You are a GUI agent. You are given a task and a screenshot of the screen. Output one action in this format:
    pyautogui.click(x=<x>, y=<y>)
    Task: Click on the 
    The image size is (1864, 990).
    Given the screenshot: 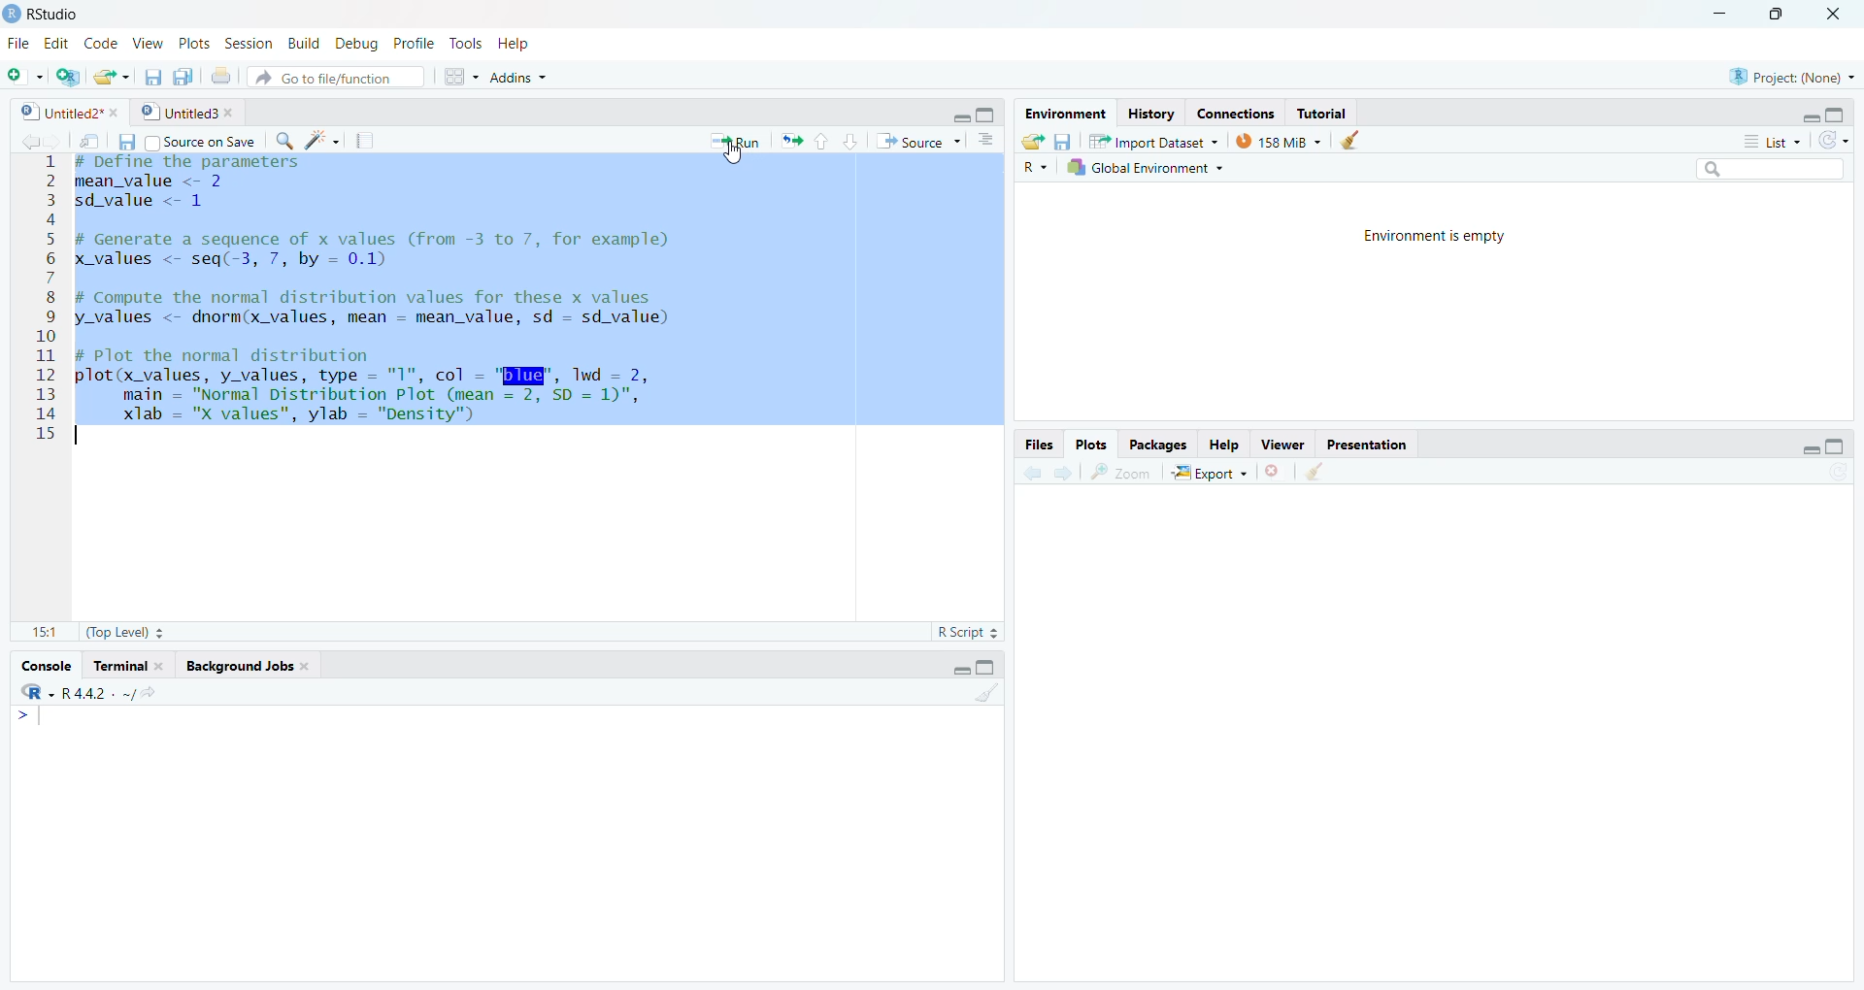 What is the action you would take?
    pyautogui.click(x=123, y=143)
    